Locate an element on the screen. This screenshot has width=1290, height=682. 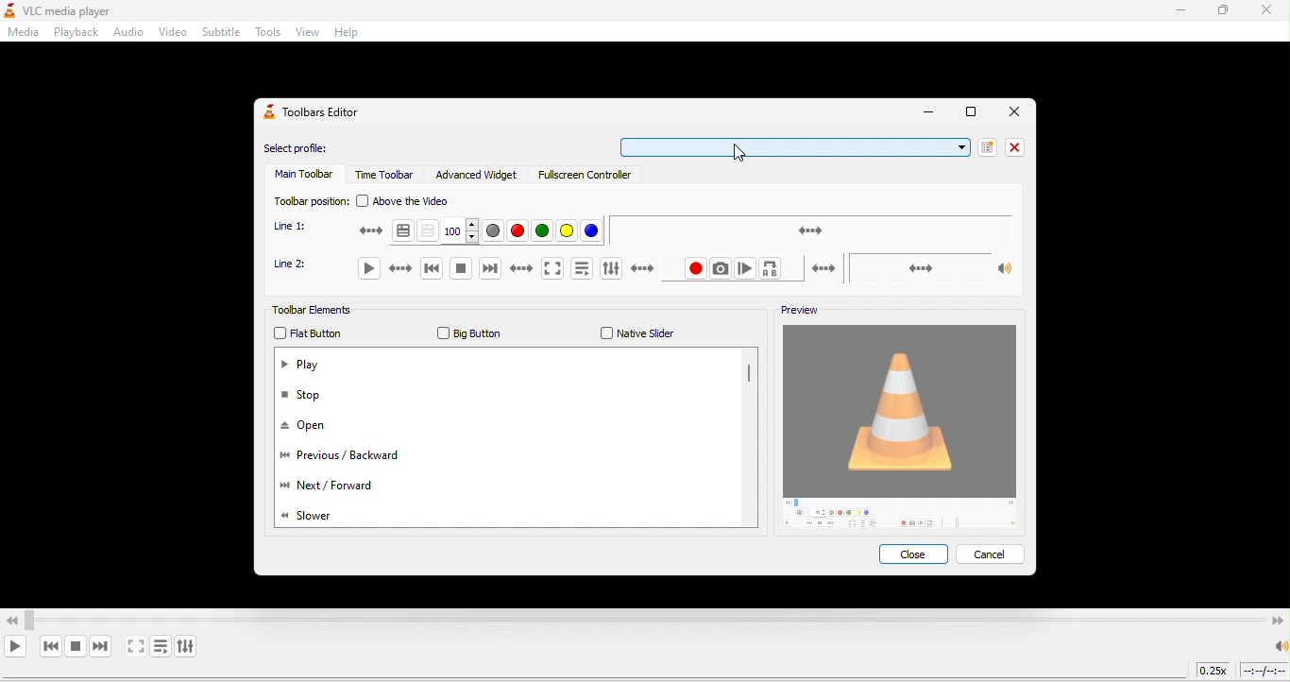
minimize is located at coordinates (1179, 11).